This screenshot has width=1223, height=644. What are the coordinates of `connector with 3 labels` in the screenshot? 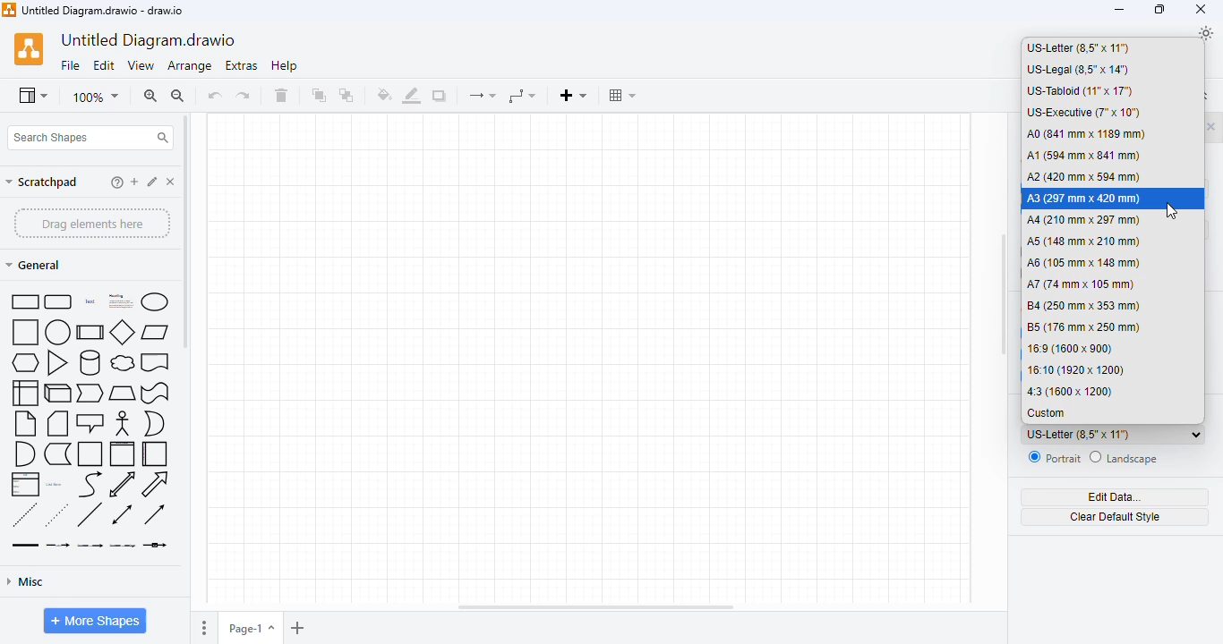 It's located at (123, 546).